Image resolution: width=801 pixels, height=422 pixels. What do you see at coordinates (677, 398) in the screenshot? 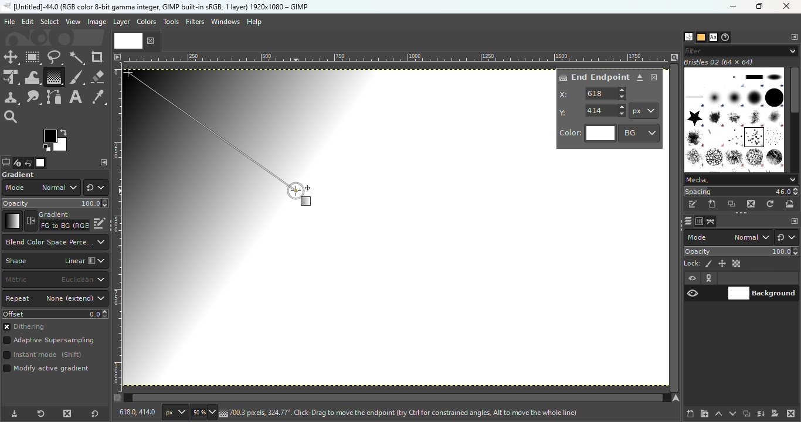
I see `Navigate` at bounding box center [677, 398].